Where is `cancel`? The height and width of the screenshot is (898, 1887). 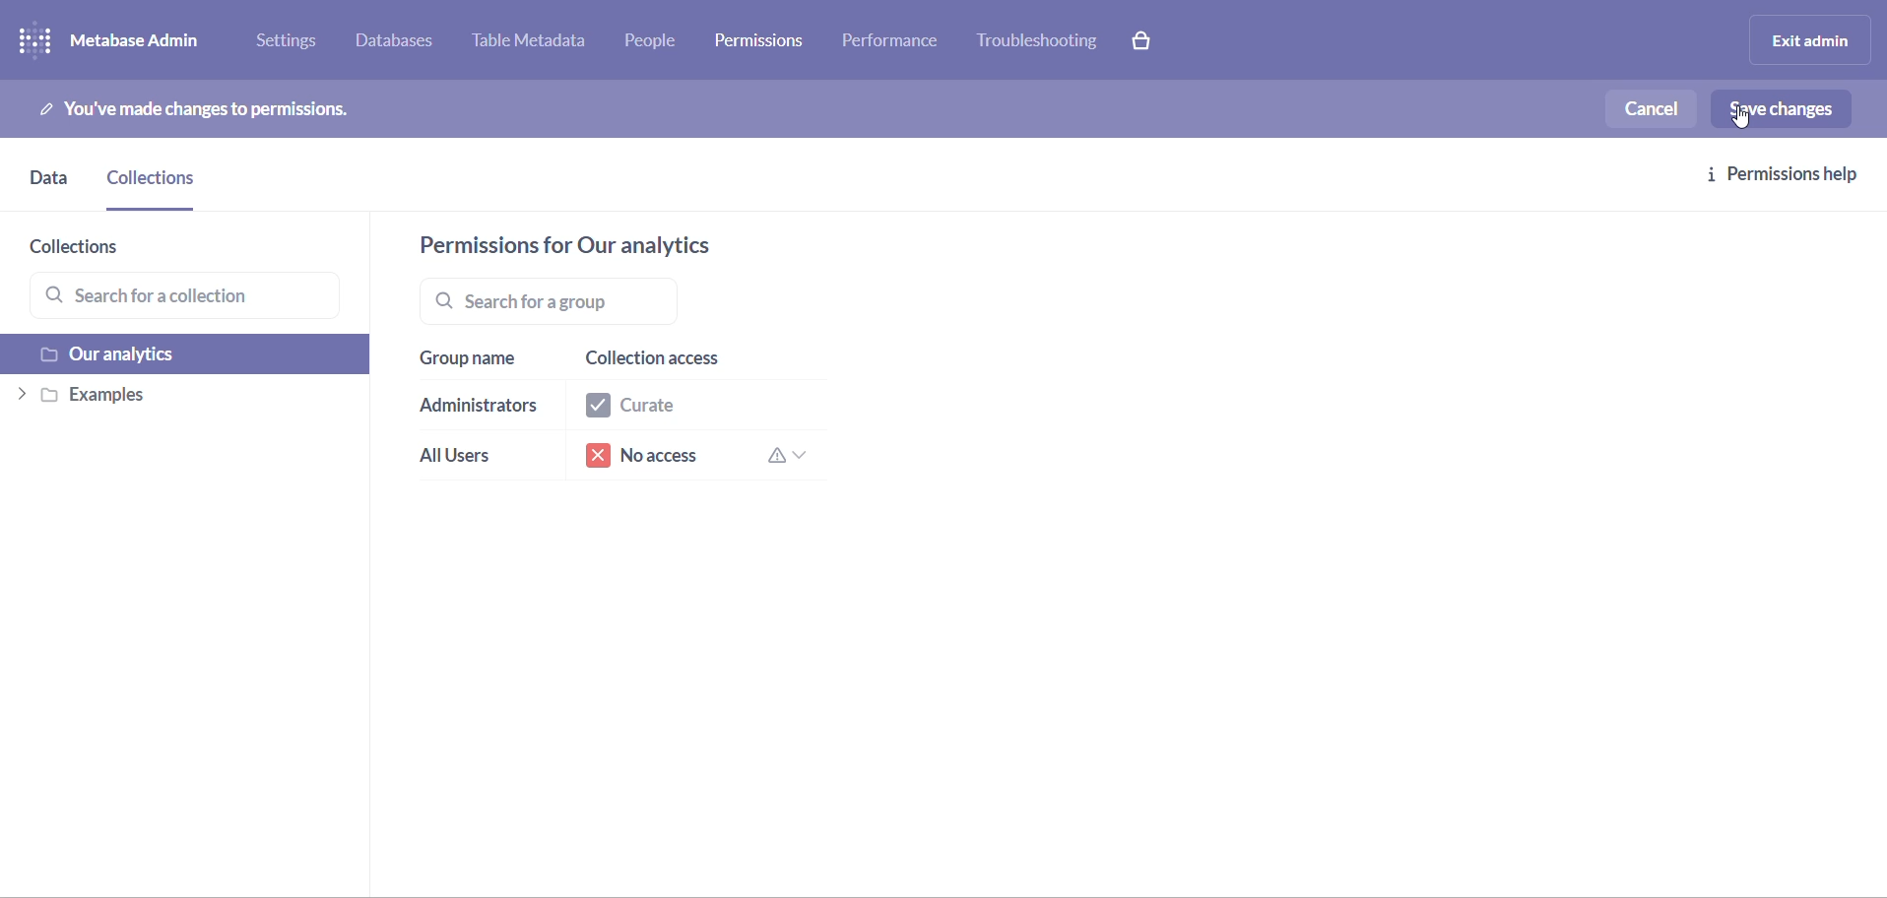 cancel is located at coordinates (1656, 106).